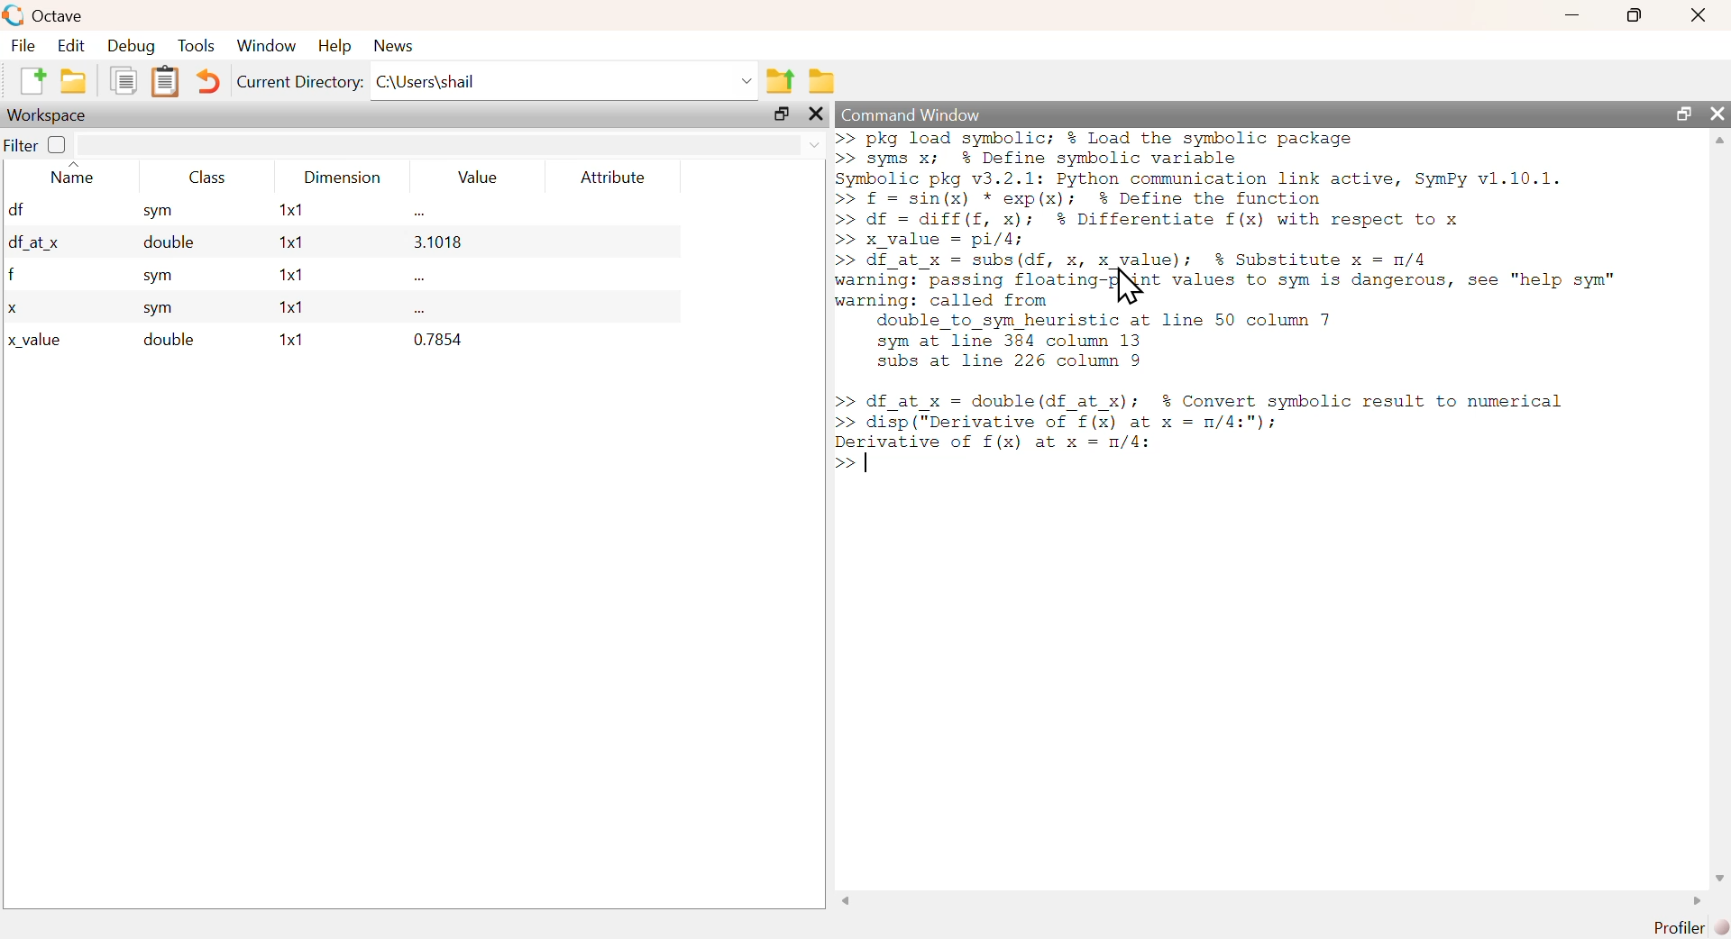 Image resolution: width=1731 pixels, height=939 pixels. What do you see at coordinates (1717, 112) in the screenshot?
I see `close` at bounding box center [1717, 112].